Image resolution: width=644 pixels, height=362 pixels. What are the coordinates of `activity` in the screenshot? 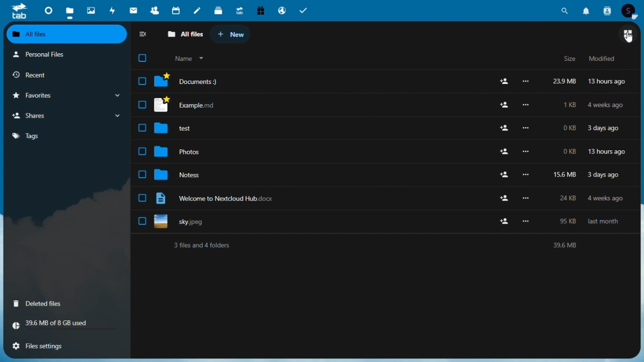 It's located at (111, 11).